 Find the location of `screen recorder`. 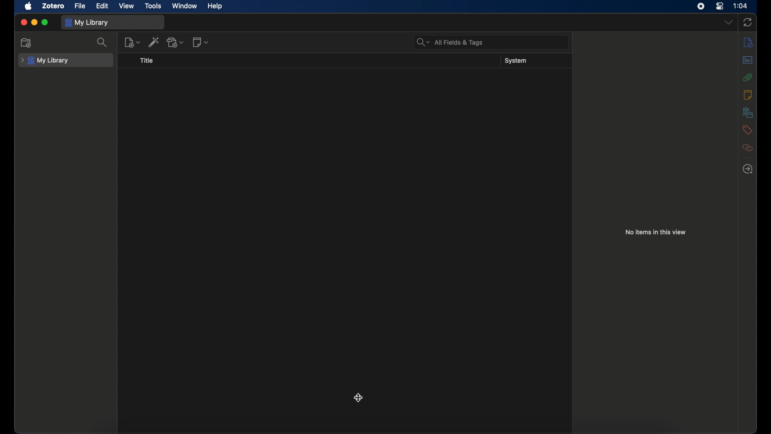

screen recorder is located at coordinates (701, 6).